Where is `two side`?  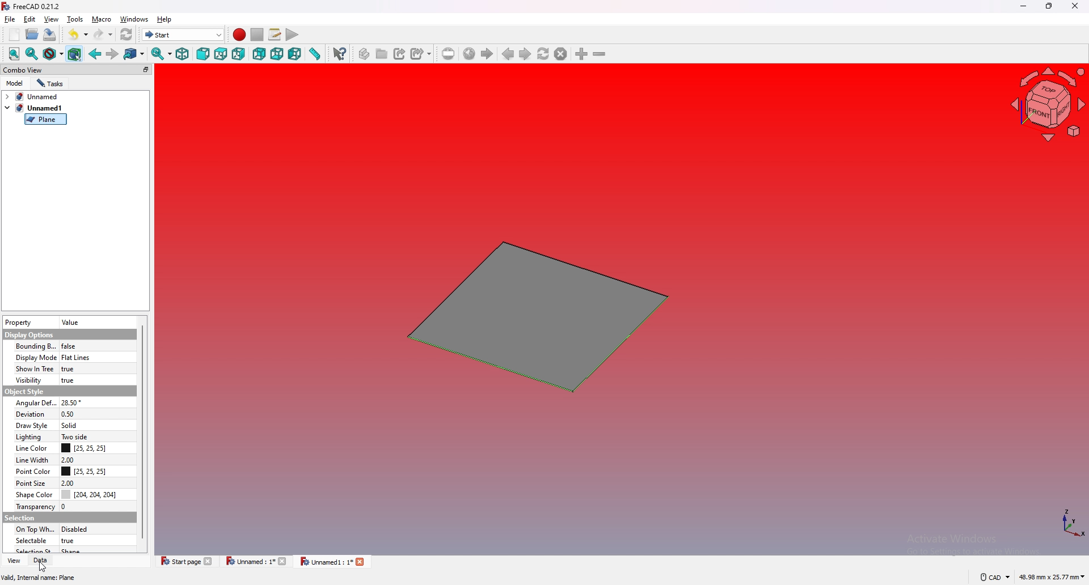
two side is located at coordinates (75, 436).